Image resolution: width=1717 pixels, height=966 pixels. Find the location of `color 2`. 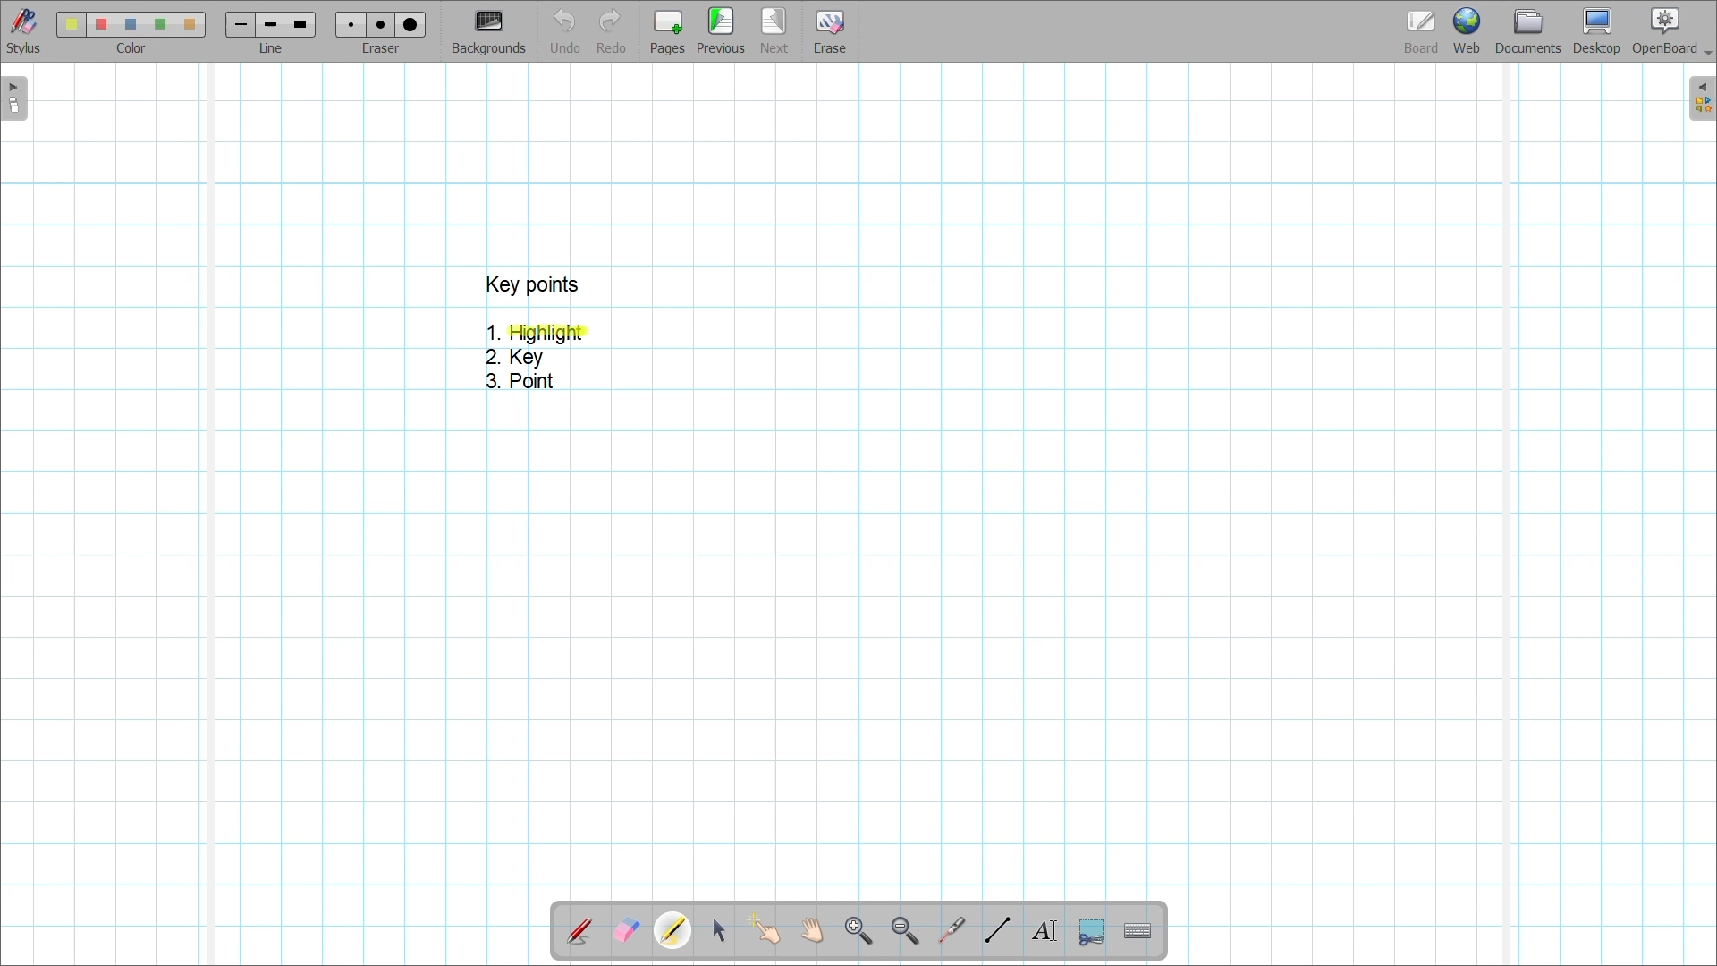

color 2 is located at coordinates (100, 25).